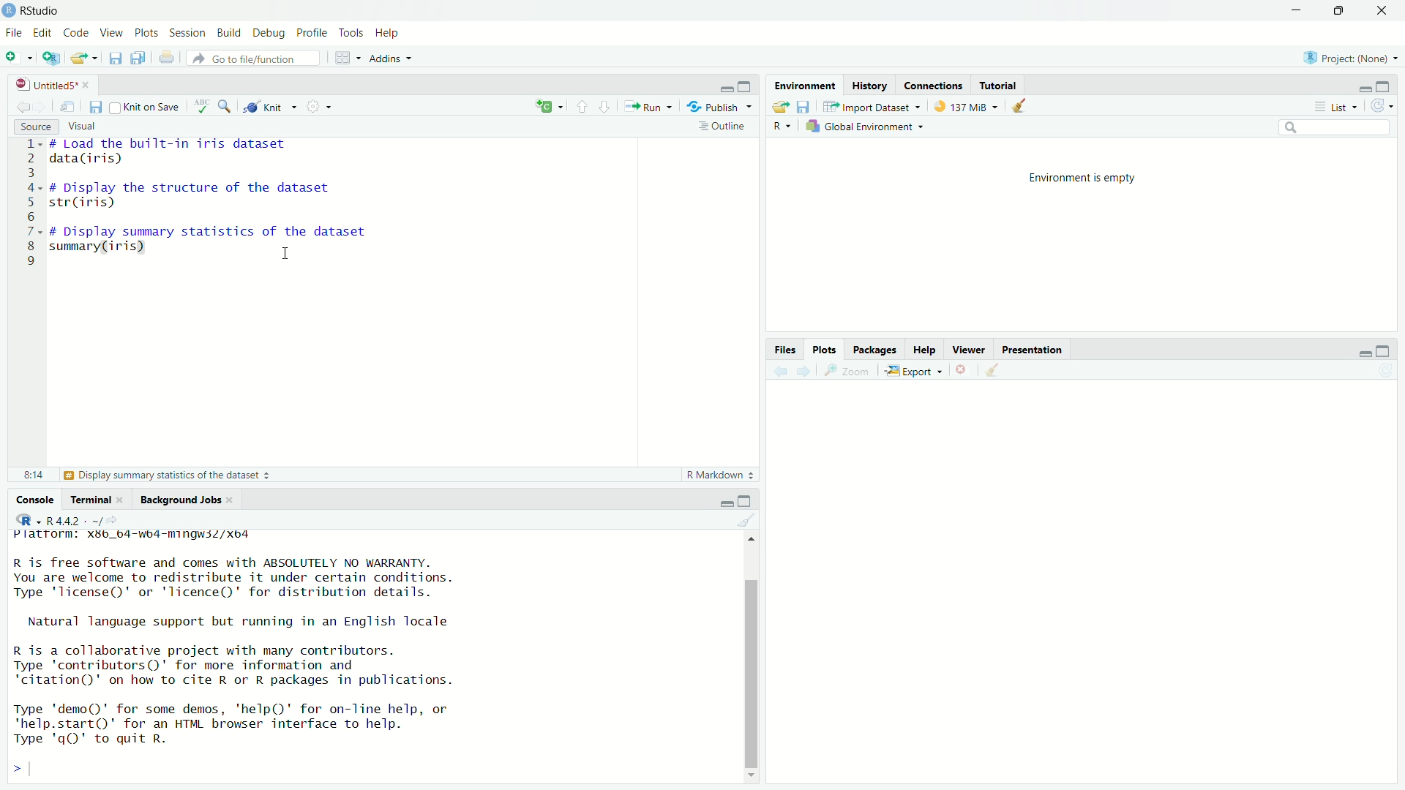 This screenshot has width=1405, height=790. Describe the element at coordinates (994, 369) in the screenshot. I see `Clear` at that location.